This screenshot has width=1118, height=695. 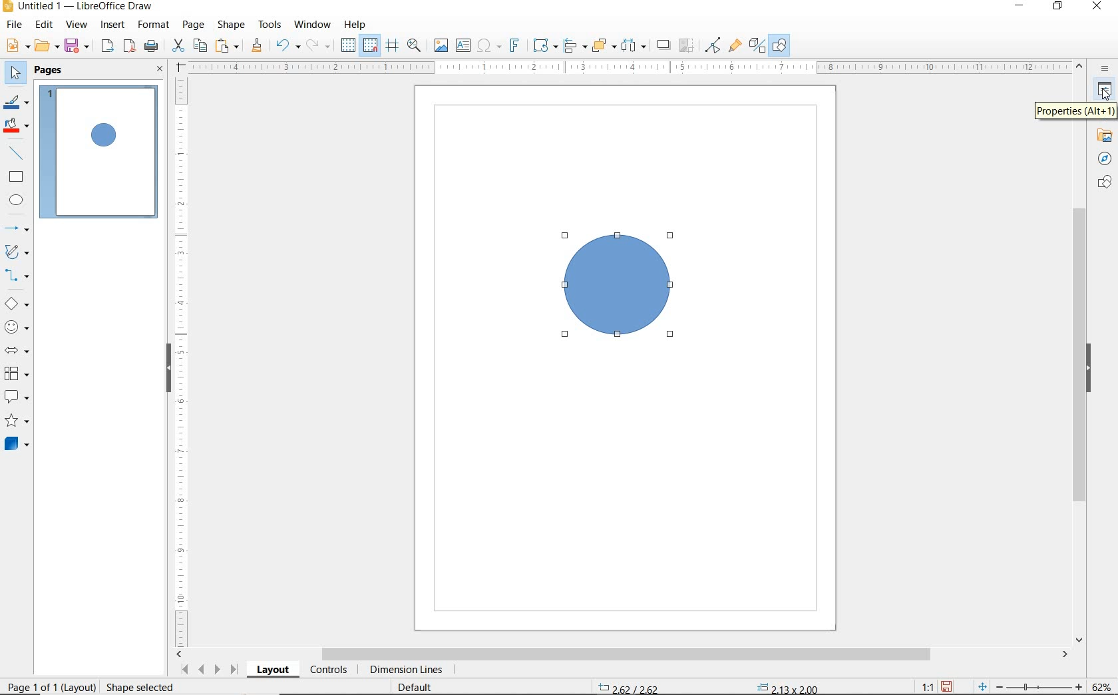 I want to click on First page, so click(x=184, y=672).